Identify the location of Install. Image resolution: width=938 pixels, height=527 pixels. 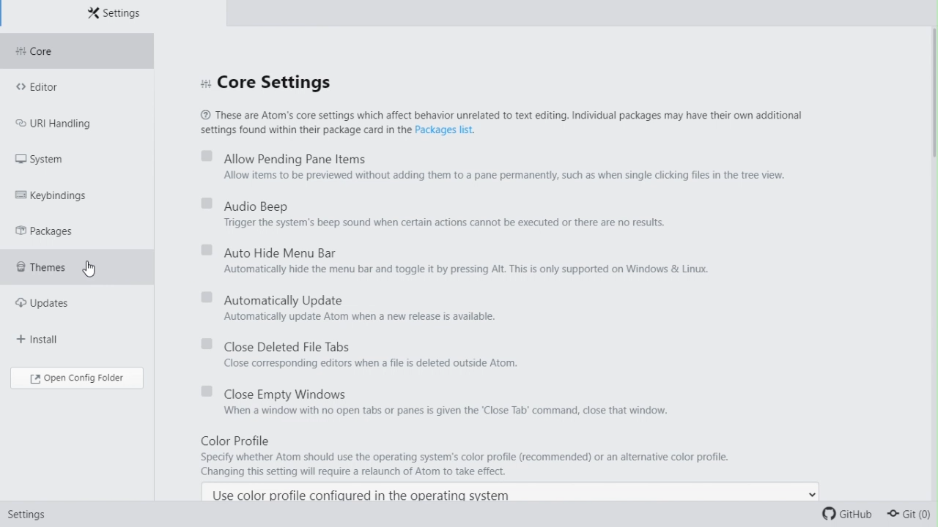
(50, 339).